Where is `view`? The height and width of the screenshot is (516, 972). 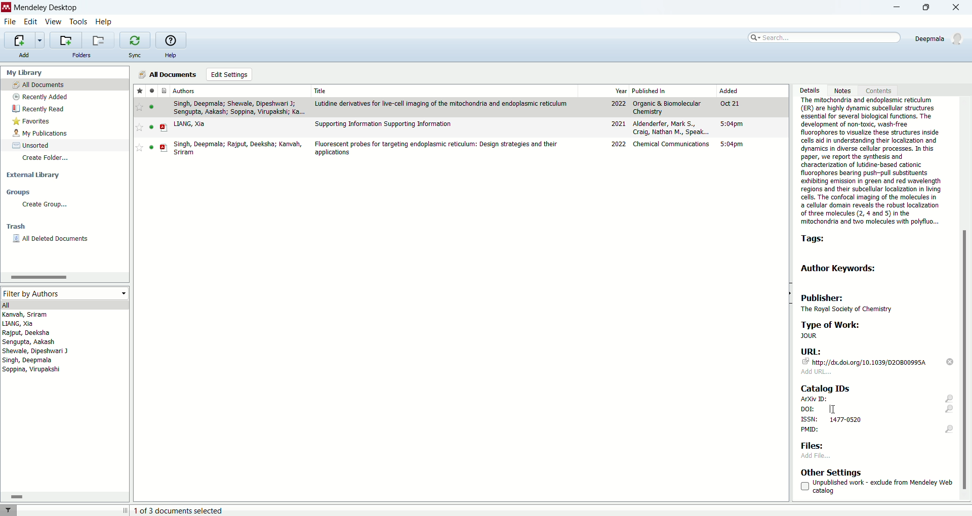 view is located at coordinates (52, 22).